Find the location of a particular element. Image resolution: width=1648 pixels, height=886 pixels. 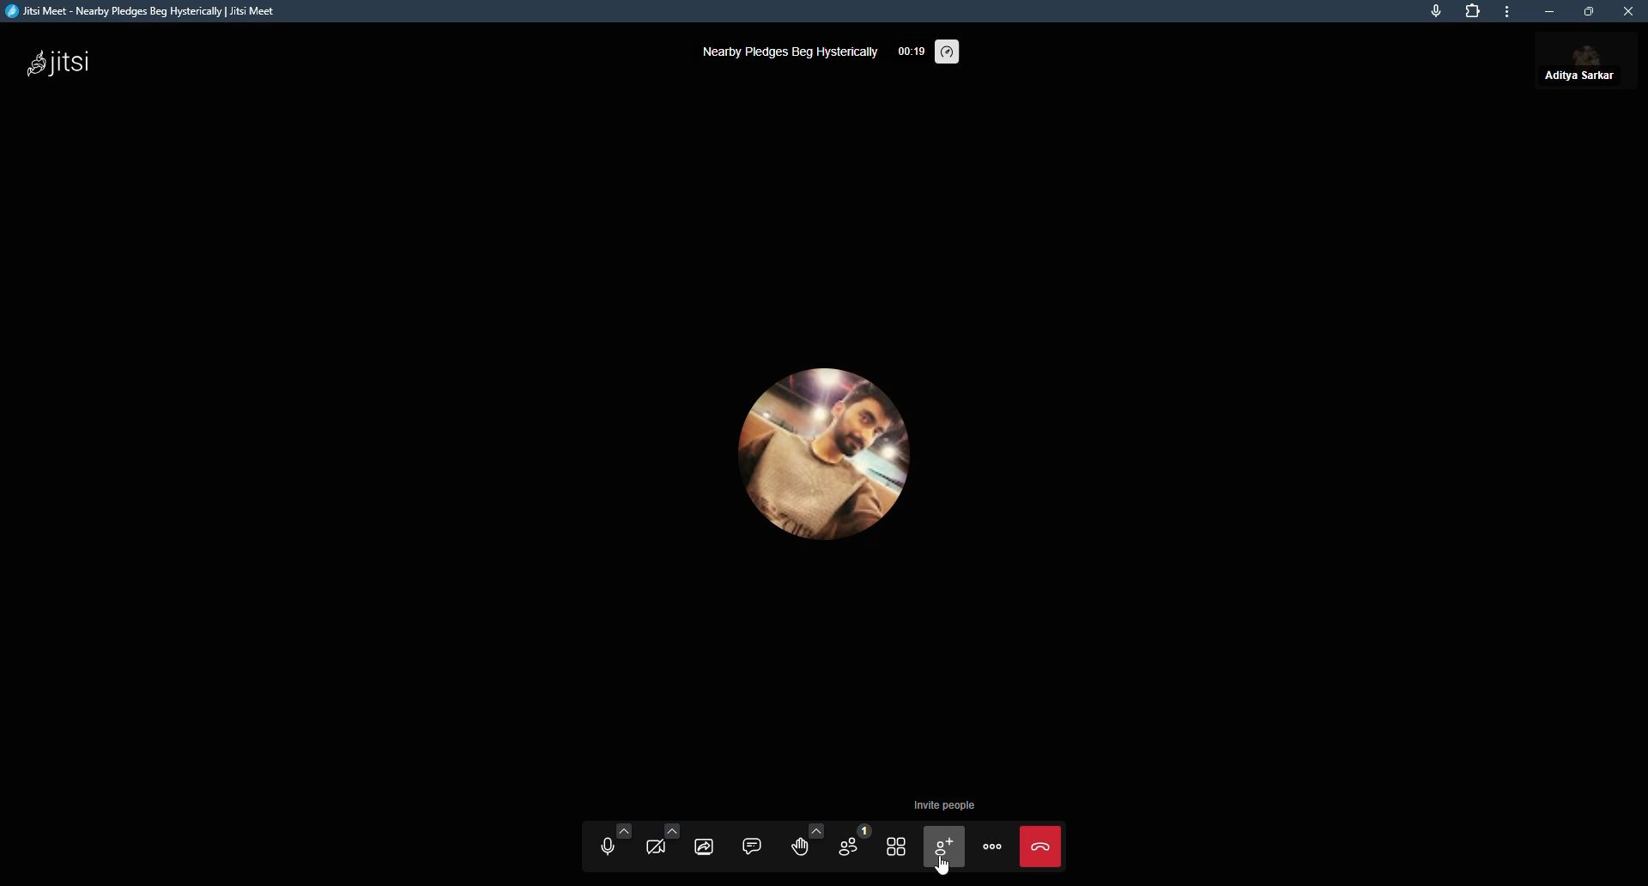

maximize is located at coordinates (1587, 11).